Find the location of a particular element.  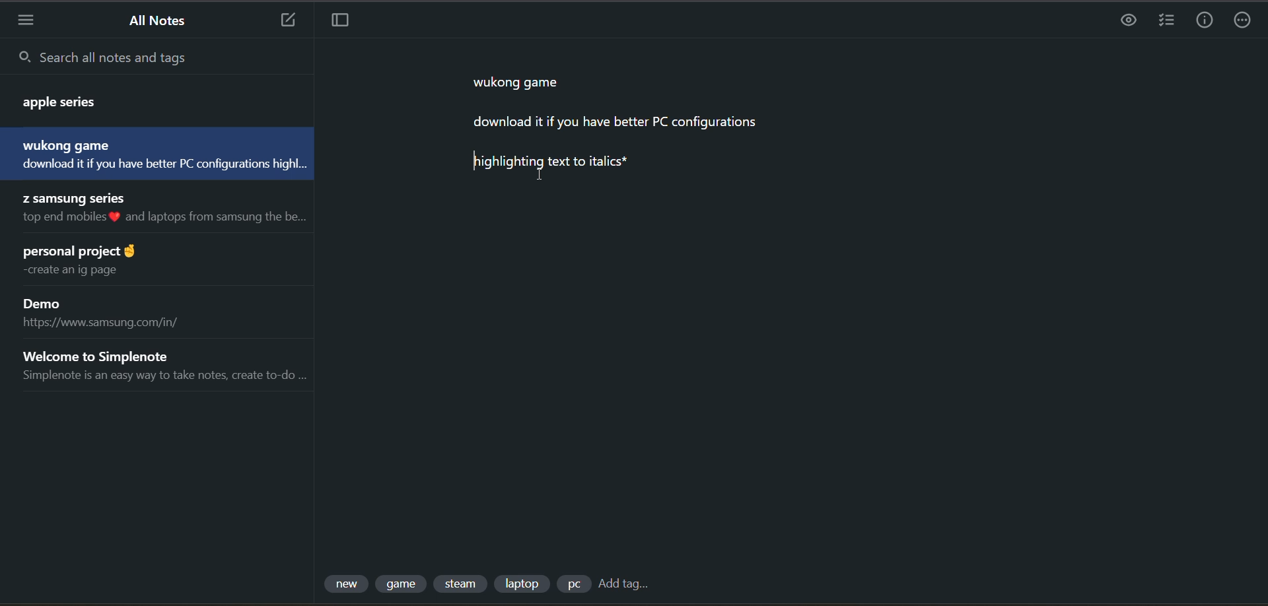

menu is located at coordinates (26, 19).